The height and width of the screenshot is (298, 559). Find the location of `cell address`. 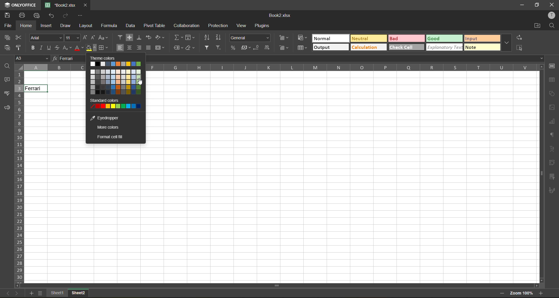

cell address is located at coordinates (31, 58).